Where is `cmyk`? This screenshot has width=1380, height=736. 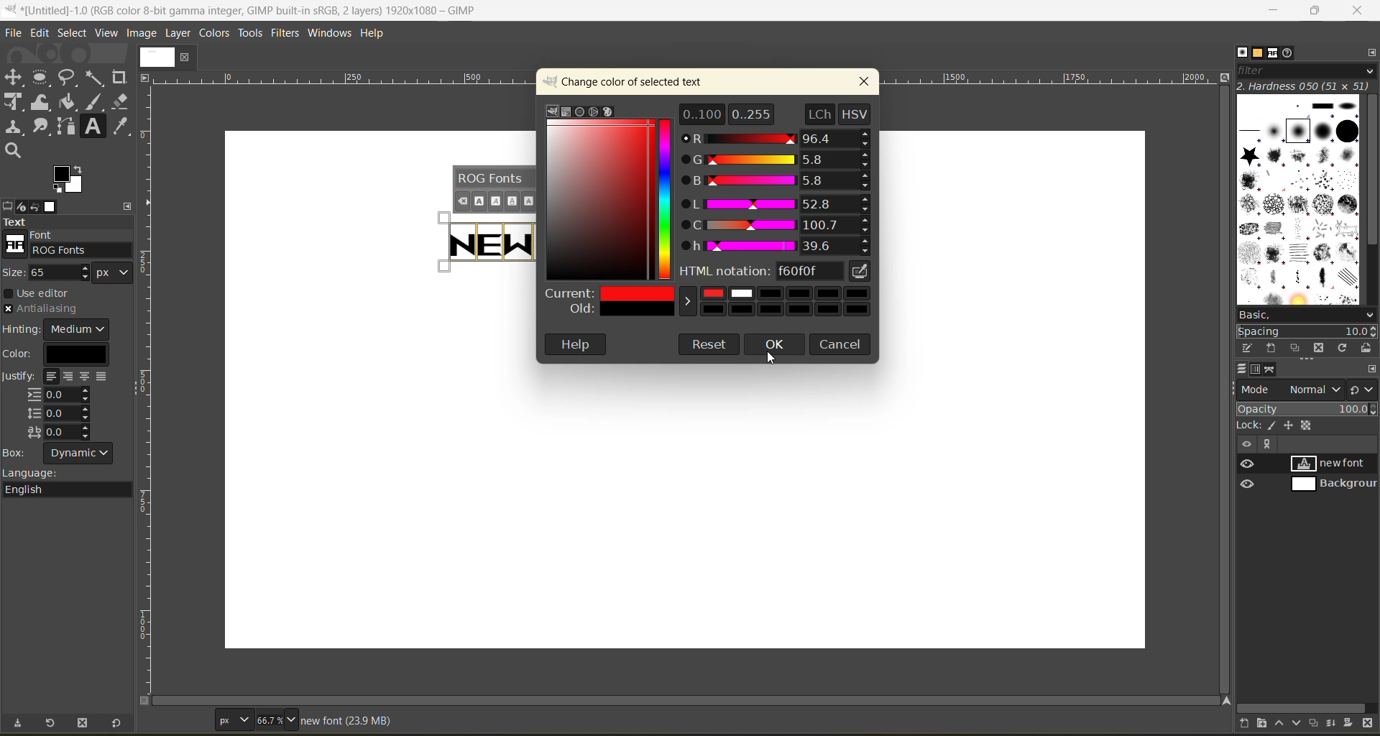 cmyk is located at coordinates (564, 112).